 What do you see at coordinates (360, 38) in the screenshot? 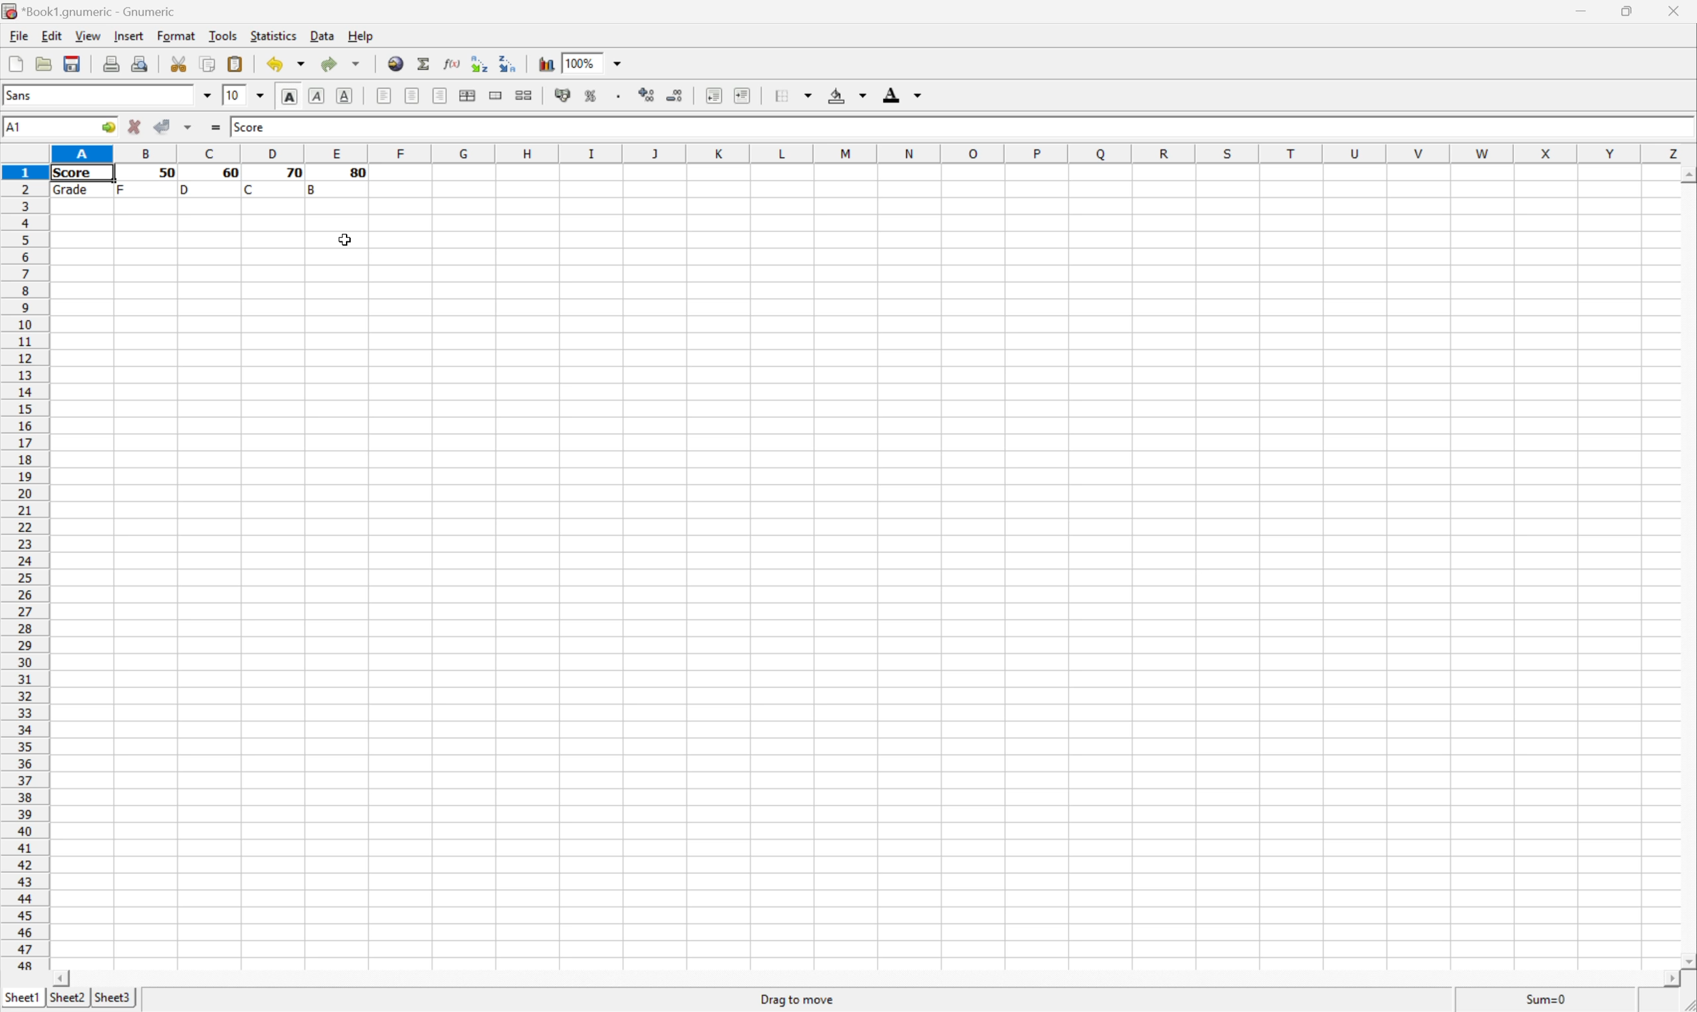
I see `Help` at bounding box center [360, 38].